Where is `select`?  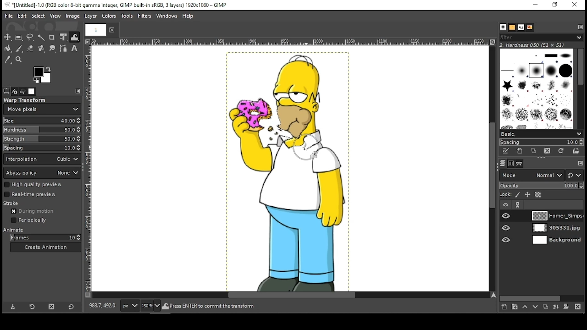 select is located at coordinates (39, 16).